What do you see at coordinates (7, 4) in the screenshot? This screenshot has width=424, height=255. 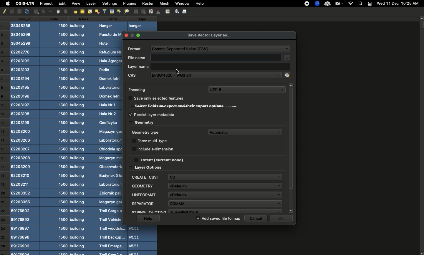 I see `Apple` at bounding box center [7, 4].